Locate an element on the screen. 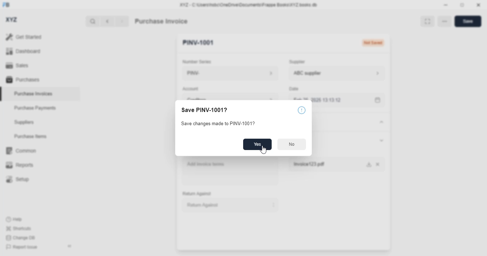  add invoice items is located at coordinates (230, 171).